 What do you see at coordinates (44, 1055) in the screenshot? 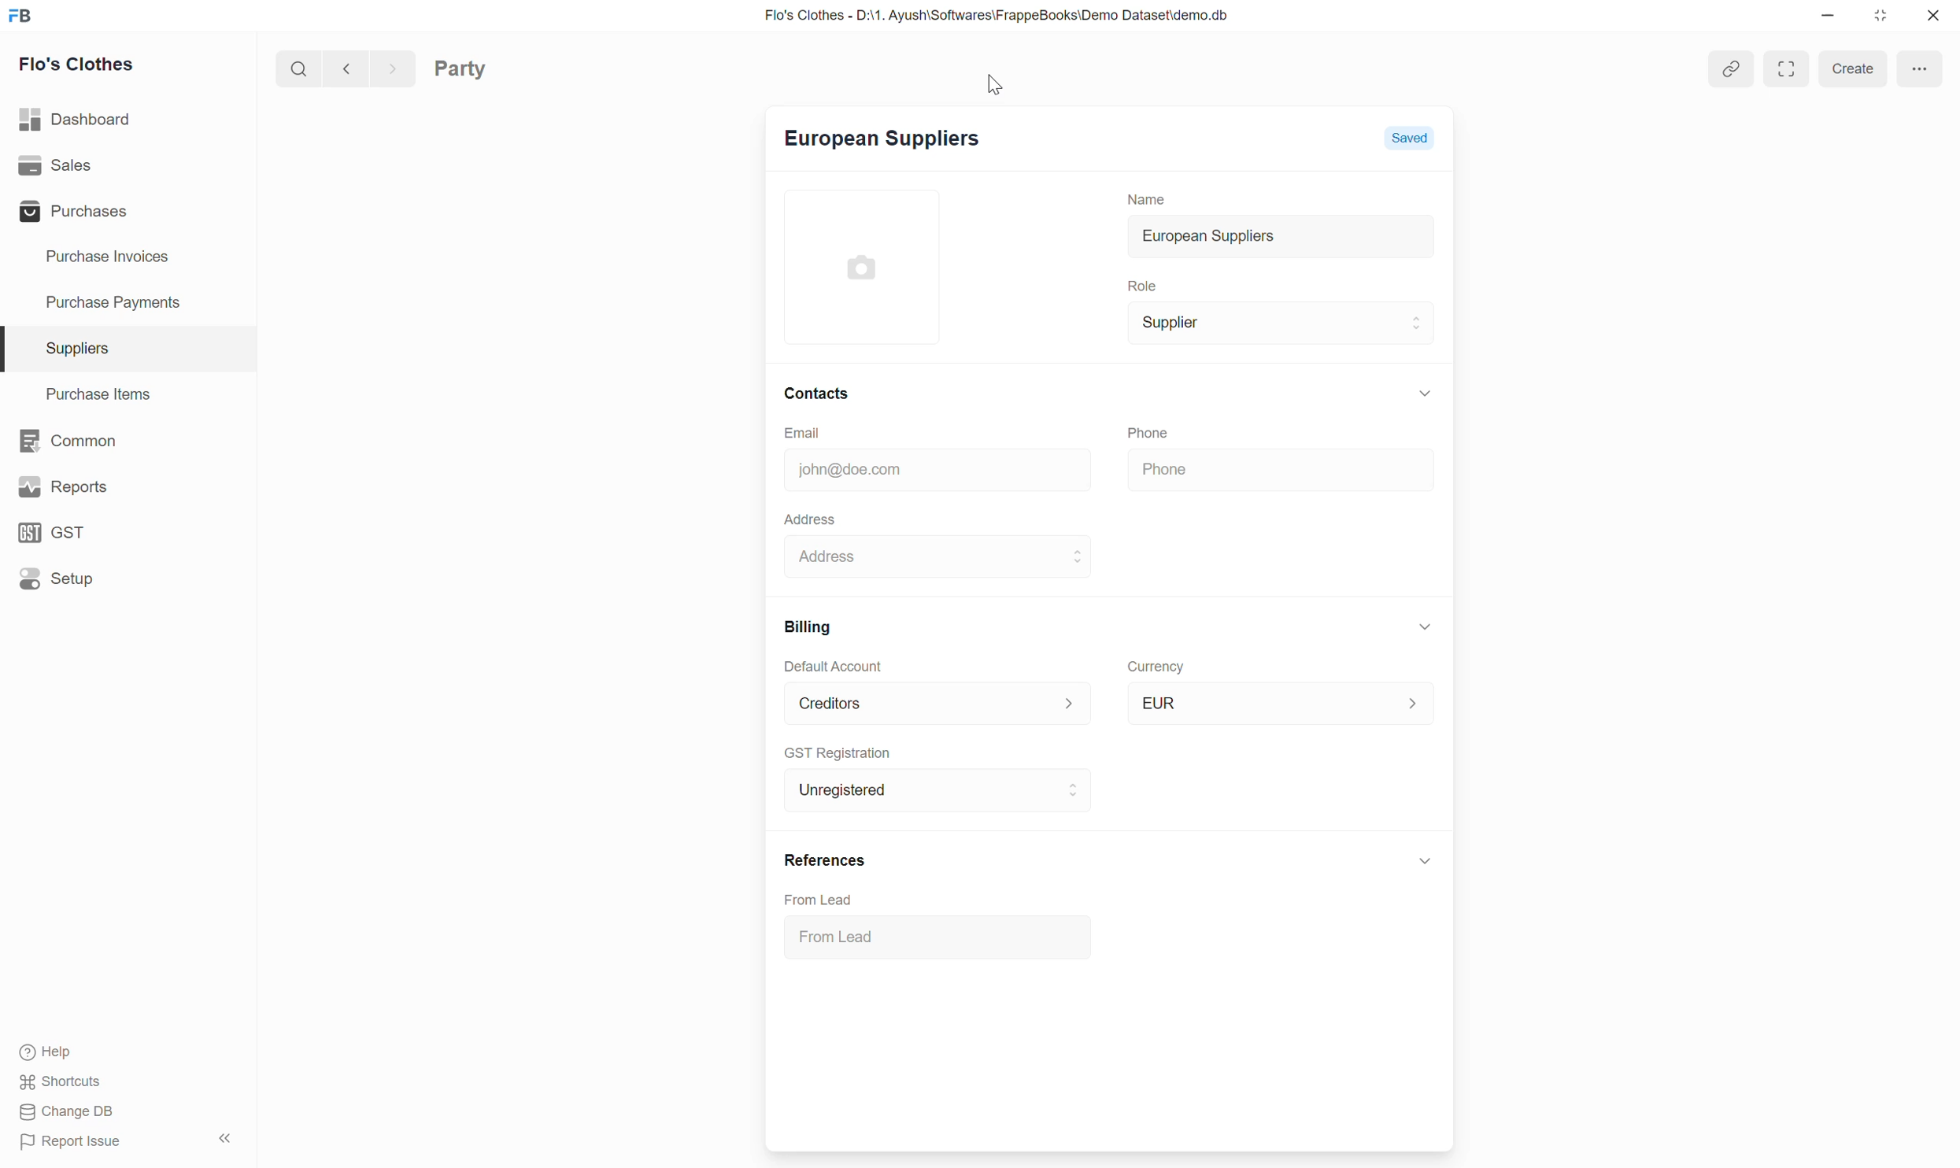
I see `help` at bounding box center [44, 1055].